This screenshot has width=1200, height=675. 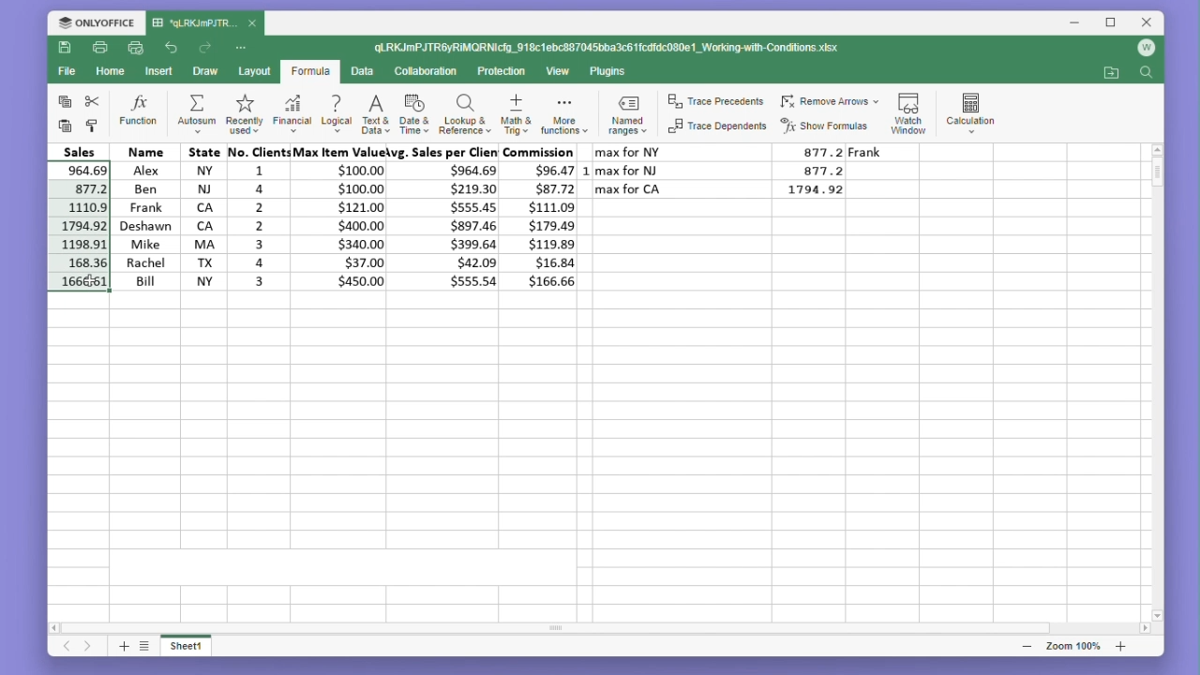 I want to click on Save , so click(x=64, y=47).